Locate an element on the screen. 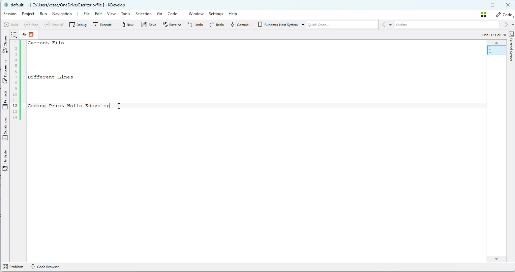 Image resolution: width=515 pixels, height=272 pixels. outline is located at coordinates (451, 25).